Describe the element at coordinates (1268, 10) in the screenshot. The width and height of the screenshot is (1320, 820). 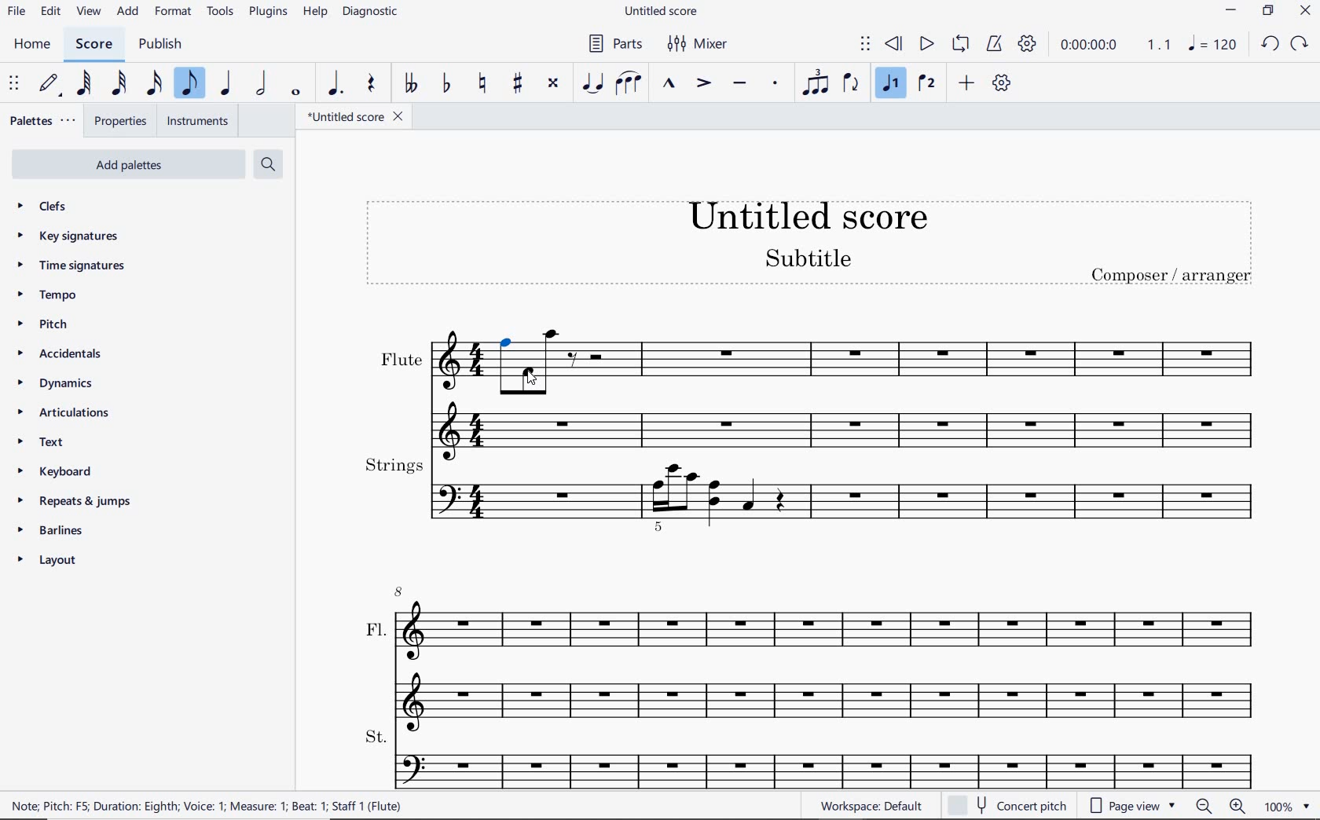
I see `restore down` at that location.